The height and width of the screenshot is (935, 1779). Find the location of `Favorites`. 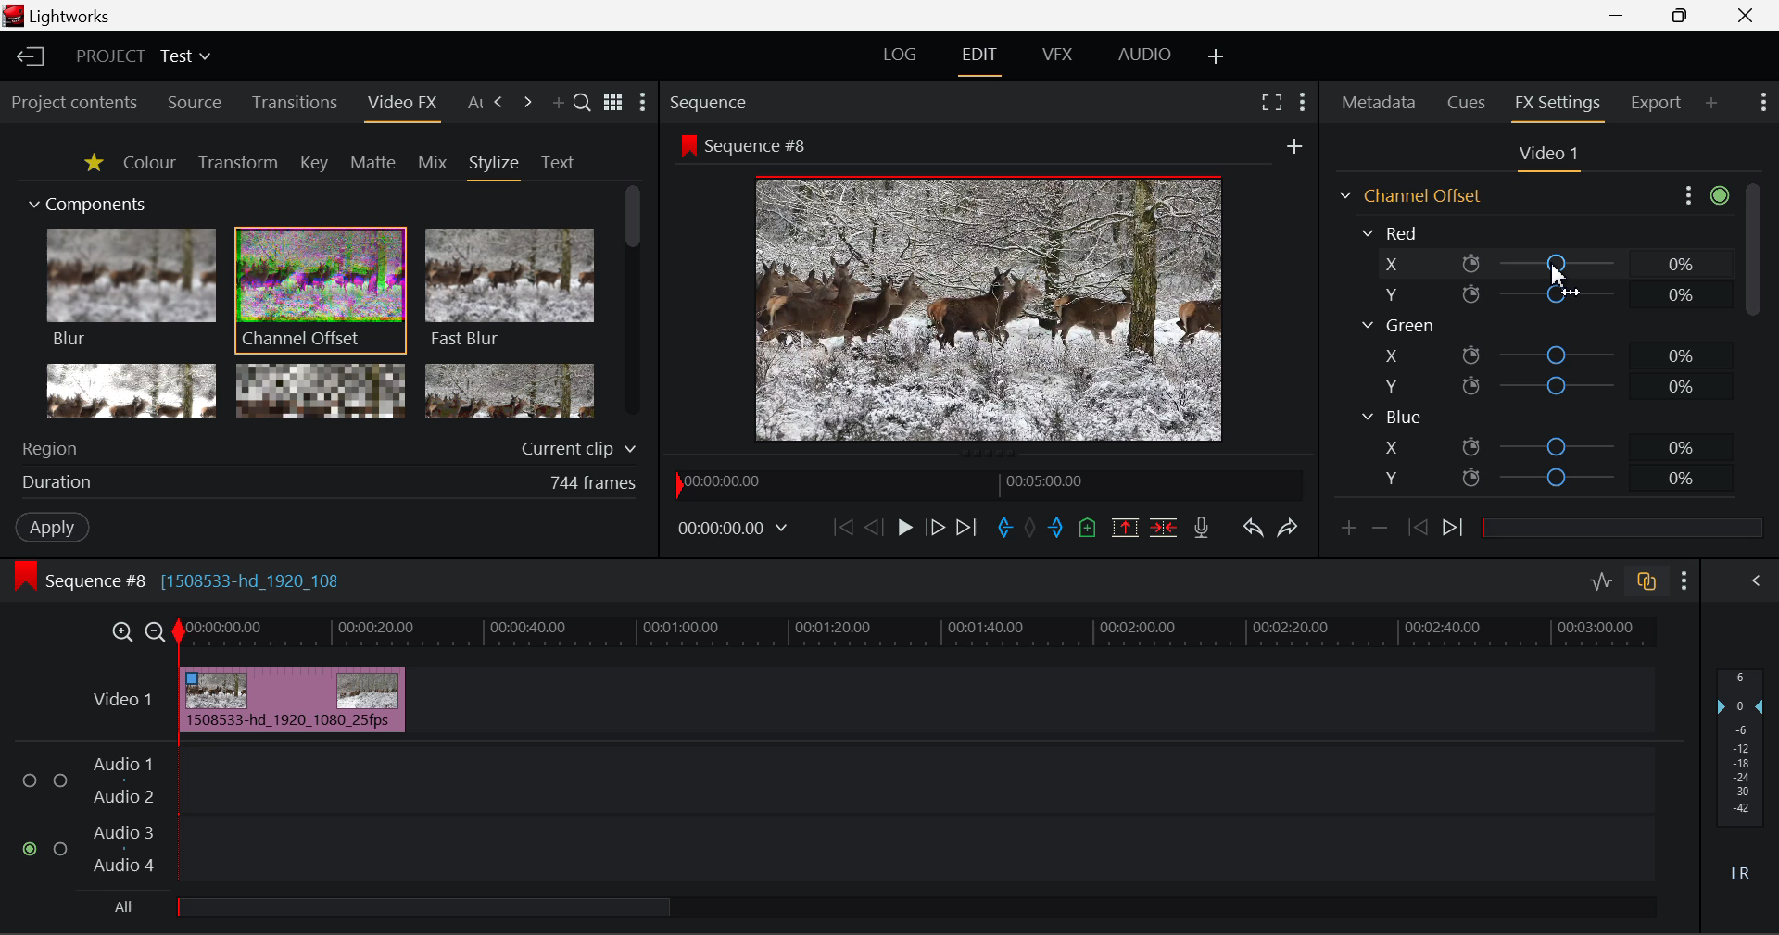

Favorites is located at coordinates (93, 165).